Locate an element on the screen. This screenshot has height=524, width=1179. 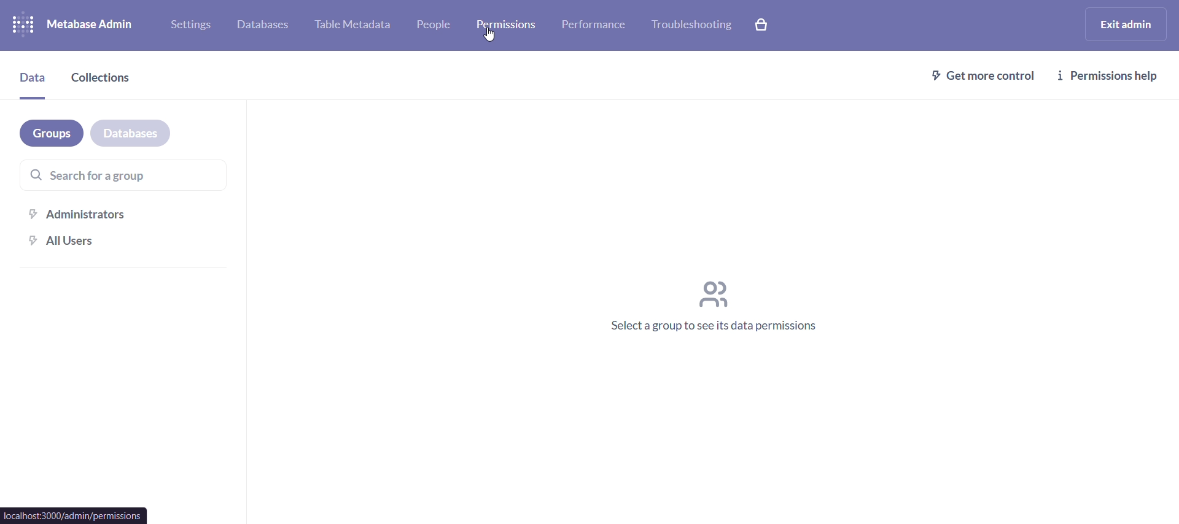
settings is located at coordinates (189, 25).